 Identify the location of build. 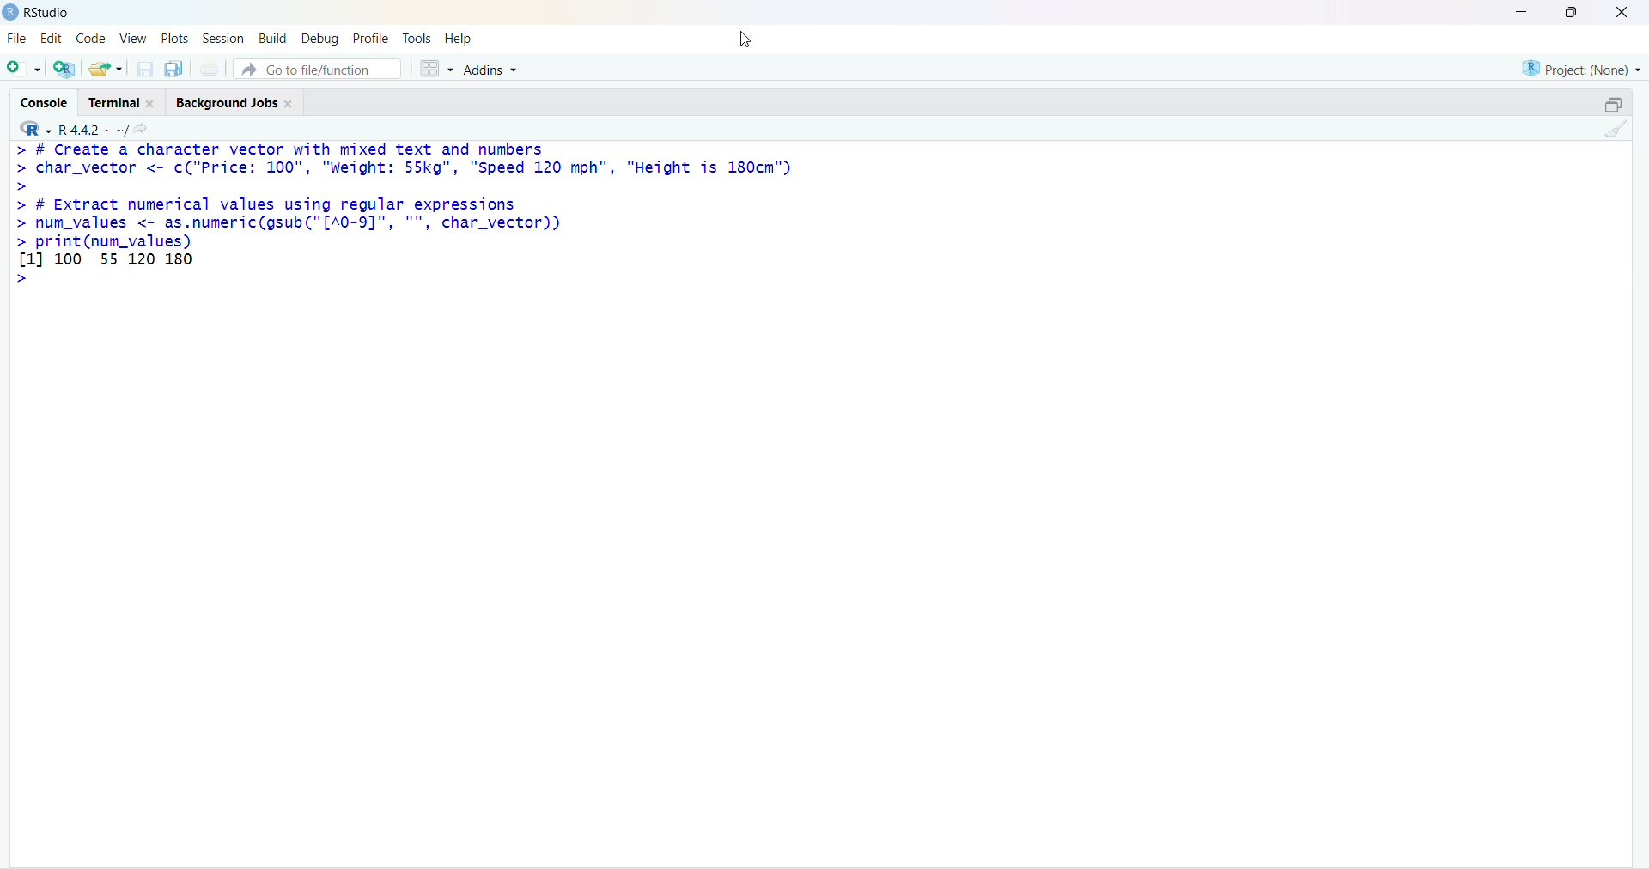
(275, 39).